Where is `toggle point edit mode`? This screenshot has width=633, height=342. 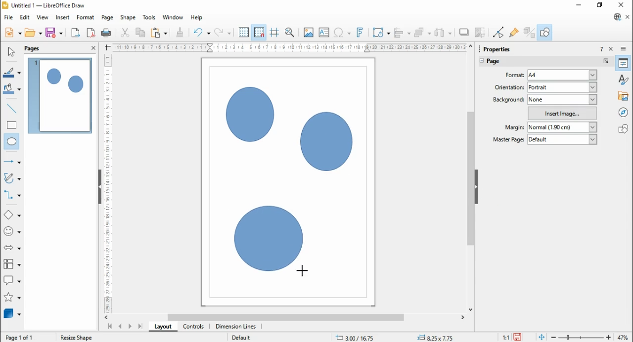 toggle point edit mode is located at coordinates (499, 32).